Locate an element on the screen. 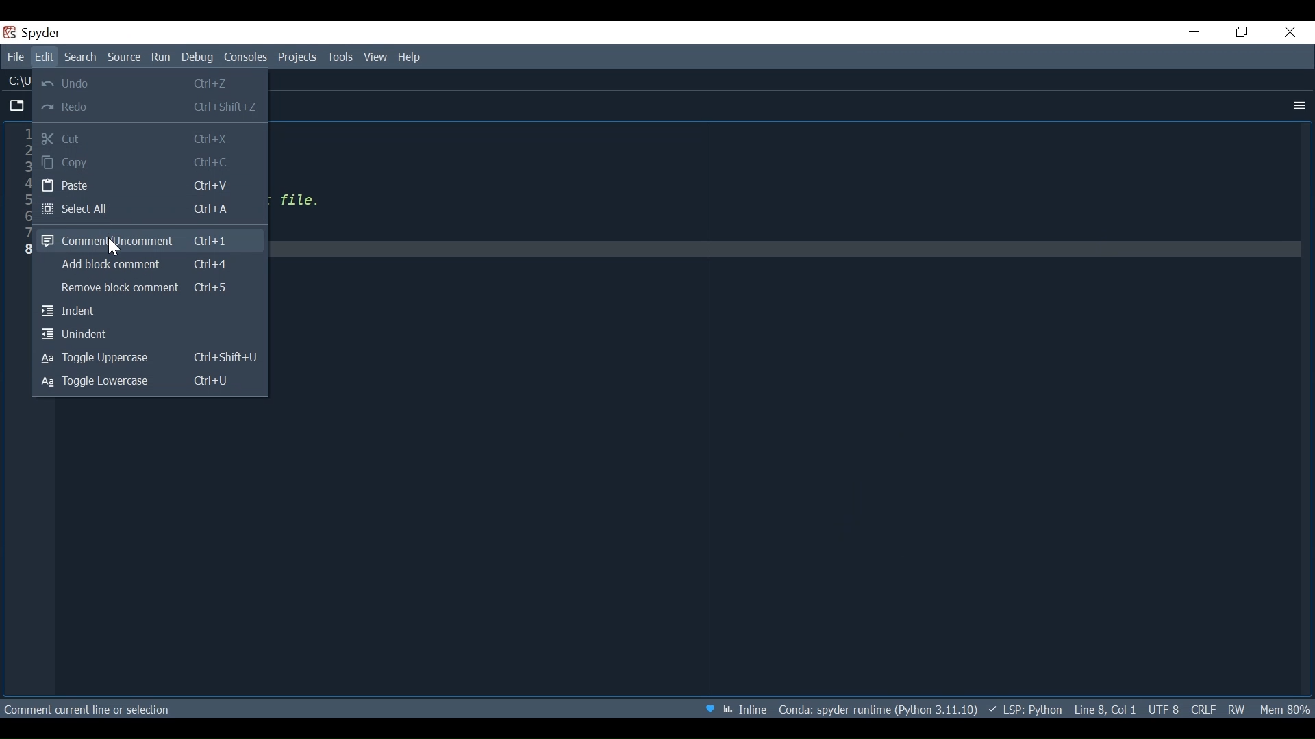  Add block comment is located at coordinates (147, 266).